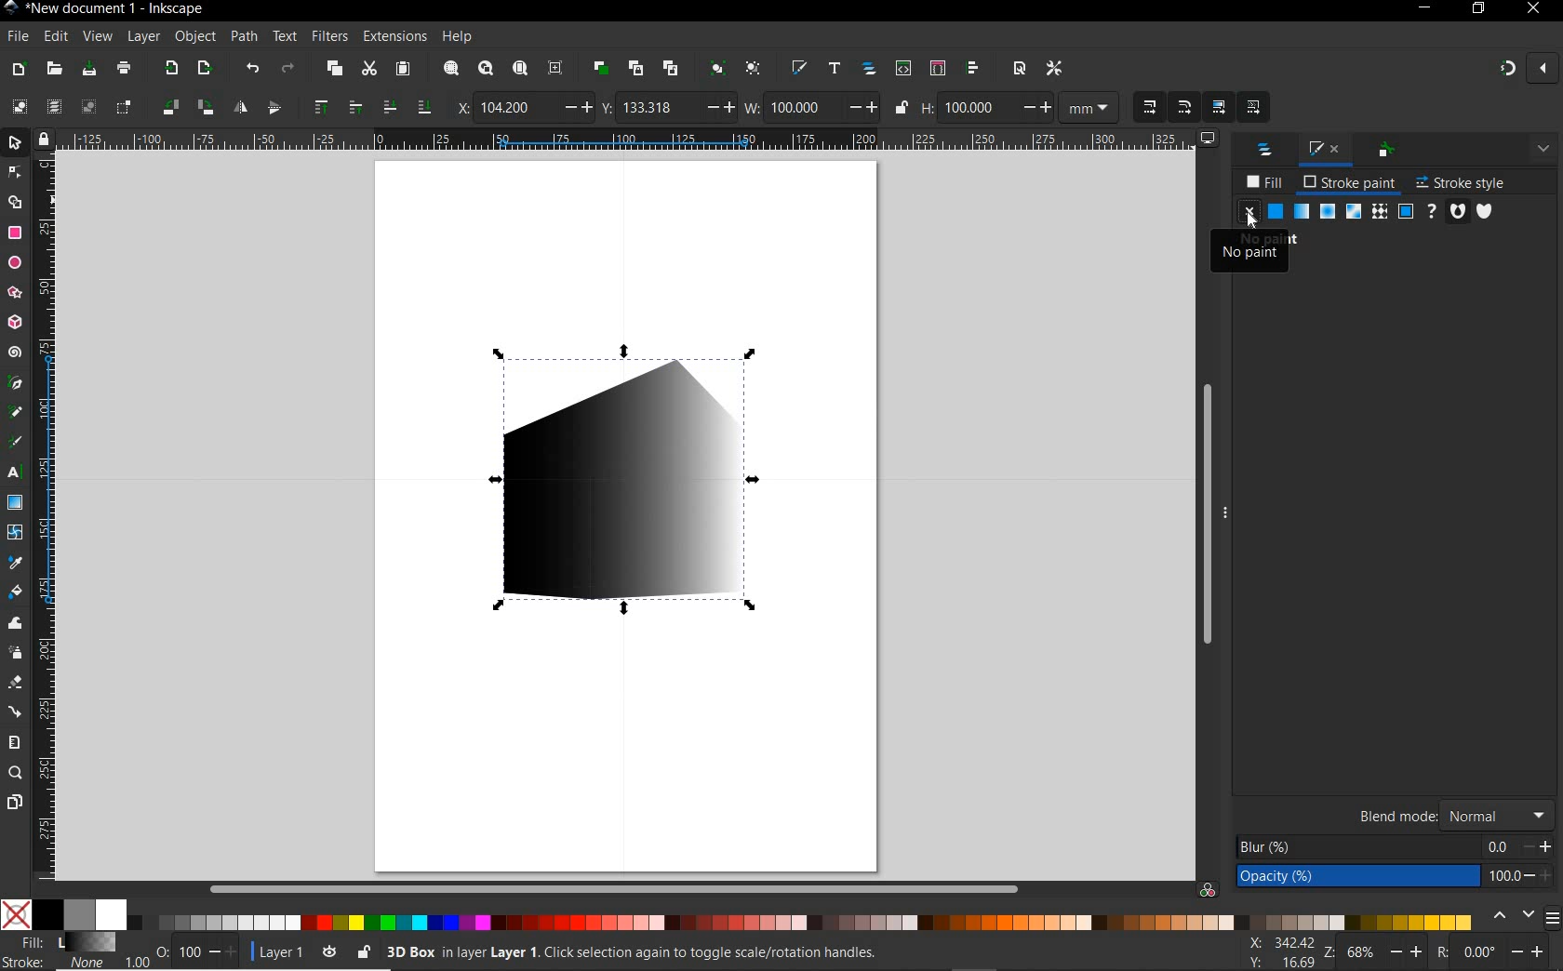 Image resolution: width=1563 pixels, height=971 pixels. I want to click on VIEW, so click(95, 37).